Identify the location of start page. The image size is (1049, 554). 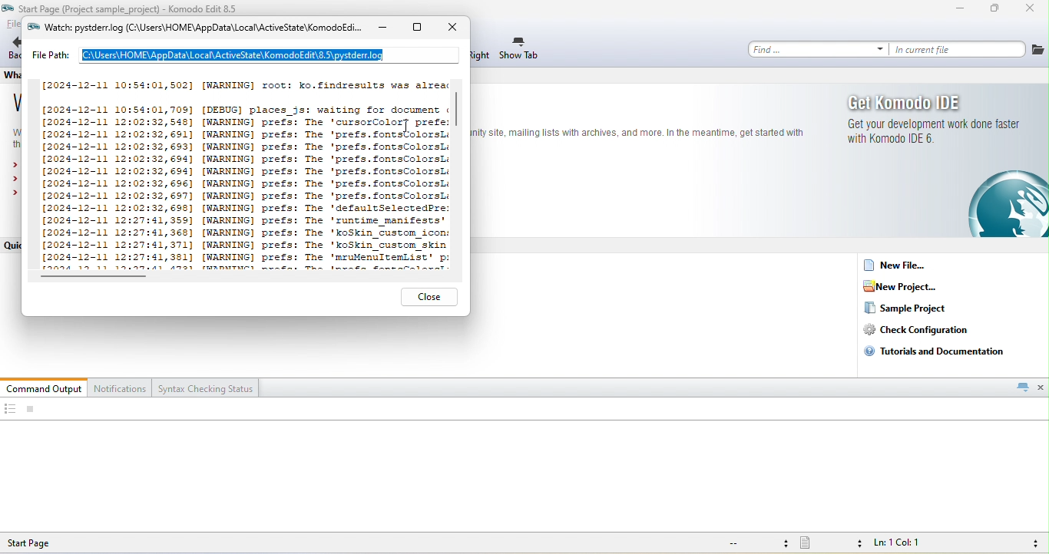
(42, 542).